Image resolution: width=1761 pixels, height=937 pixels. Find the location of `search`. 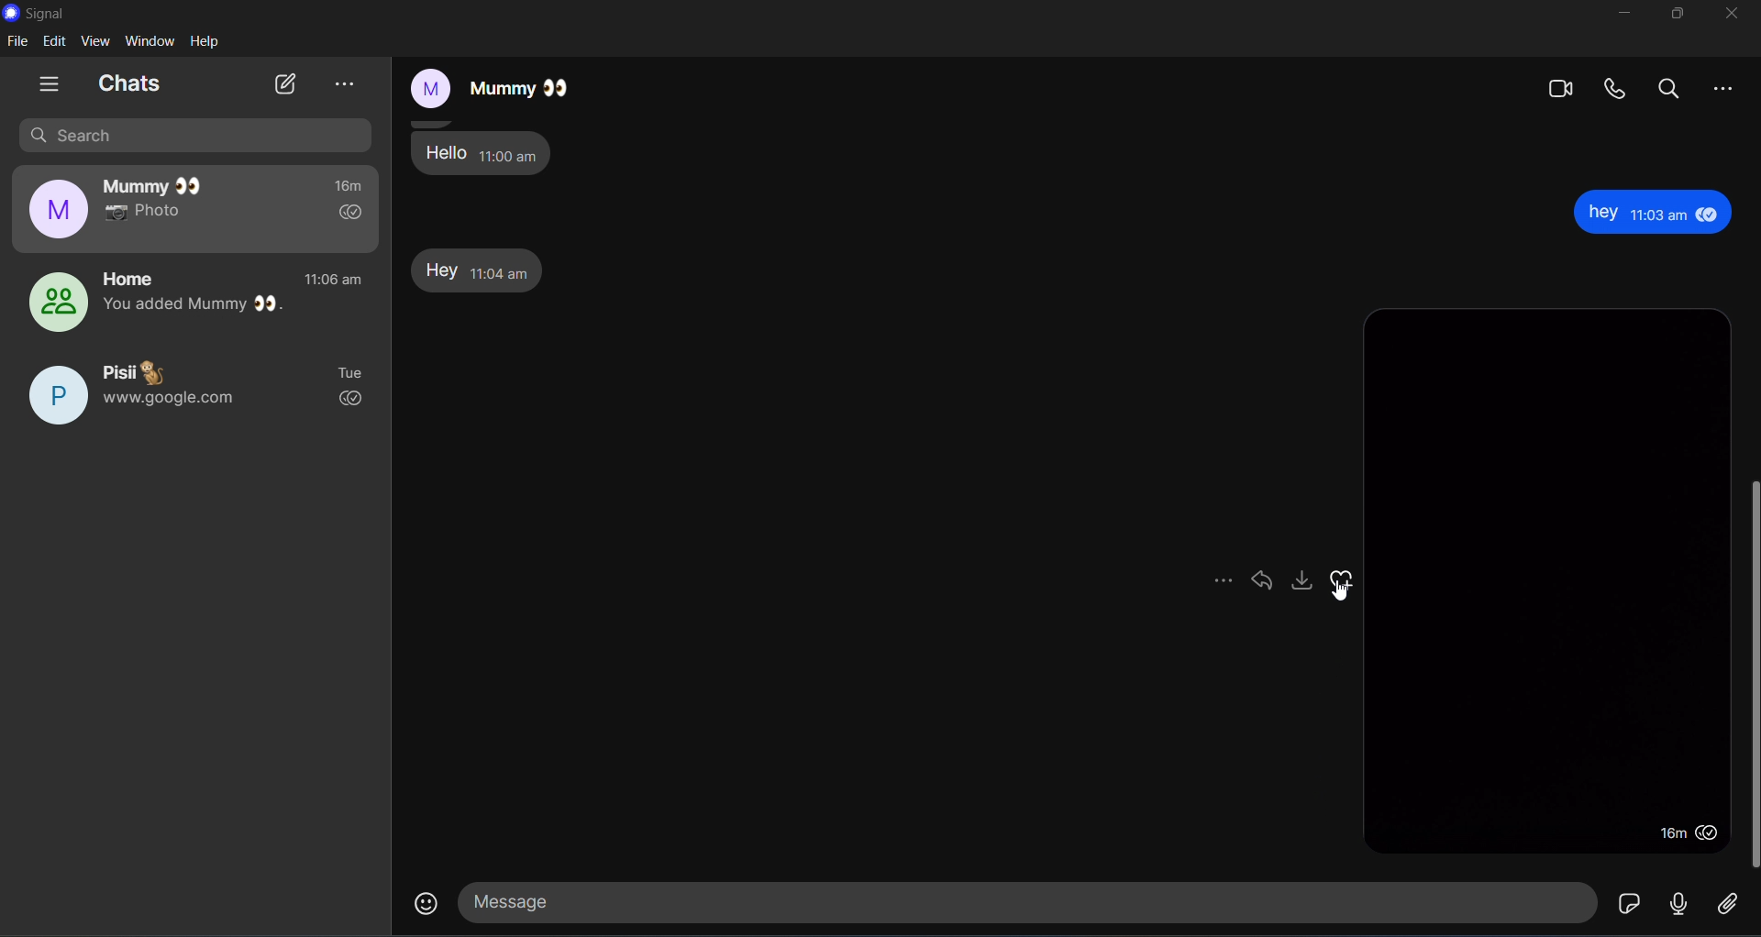

search is located at coordinates (1669, 88).